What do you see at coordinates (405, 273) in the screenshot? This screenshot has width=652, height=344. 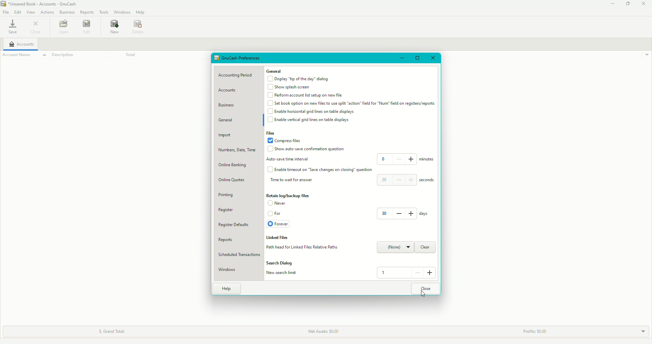 I see `1` at bounding box center [405, 273].